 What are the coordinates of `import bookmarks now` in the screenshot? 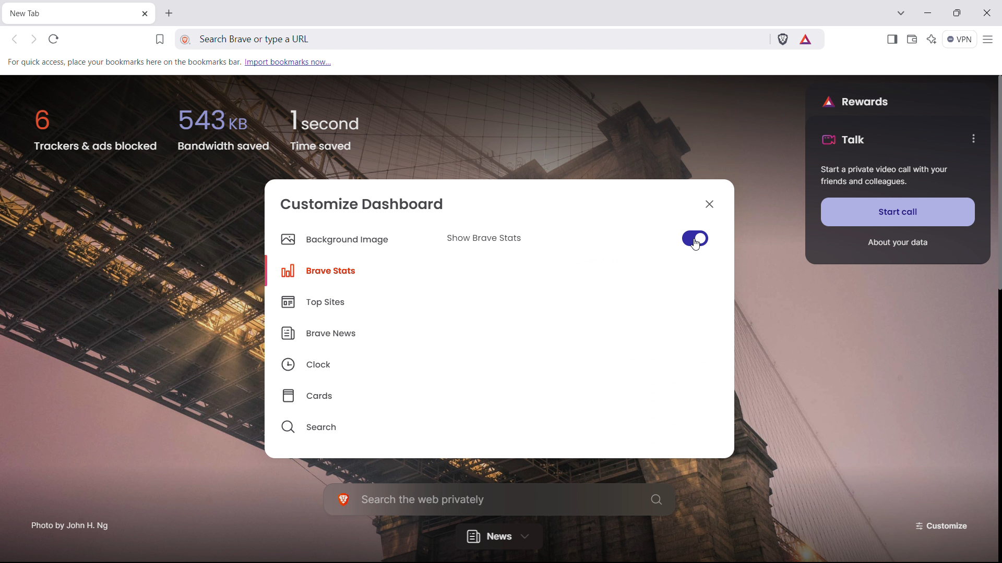 It's located at (288, 62).